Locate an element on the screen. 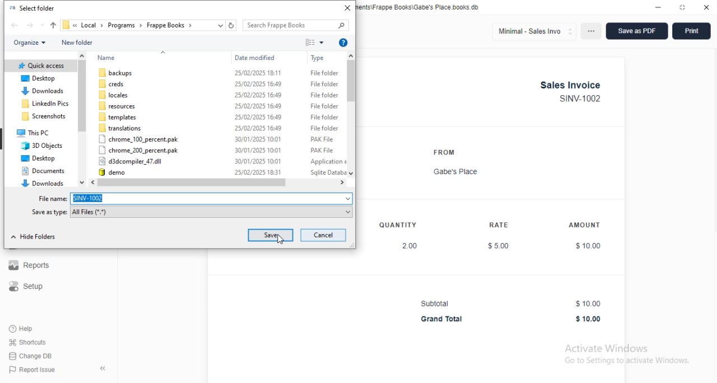  d3dcompiler_47.dll is located at coordinates (131, 161).